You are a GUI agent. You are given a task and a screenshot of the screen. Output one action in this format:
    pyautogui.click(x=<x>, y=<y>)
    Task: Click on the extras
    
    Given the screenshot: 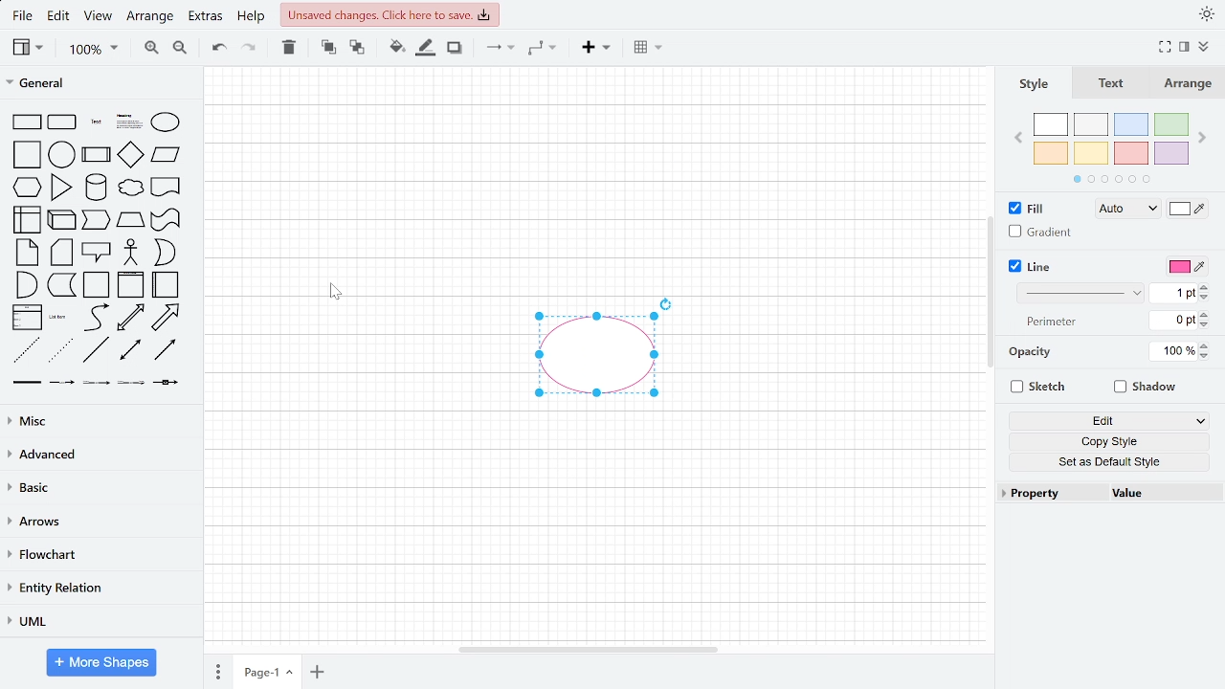 What is the action you would take?
    pyautogui.click(x=206, y=19)
    